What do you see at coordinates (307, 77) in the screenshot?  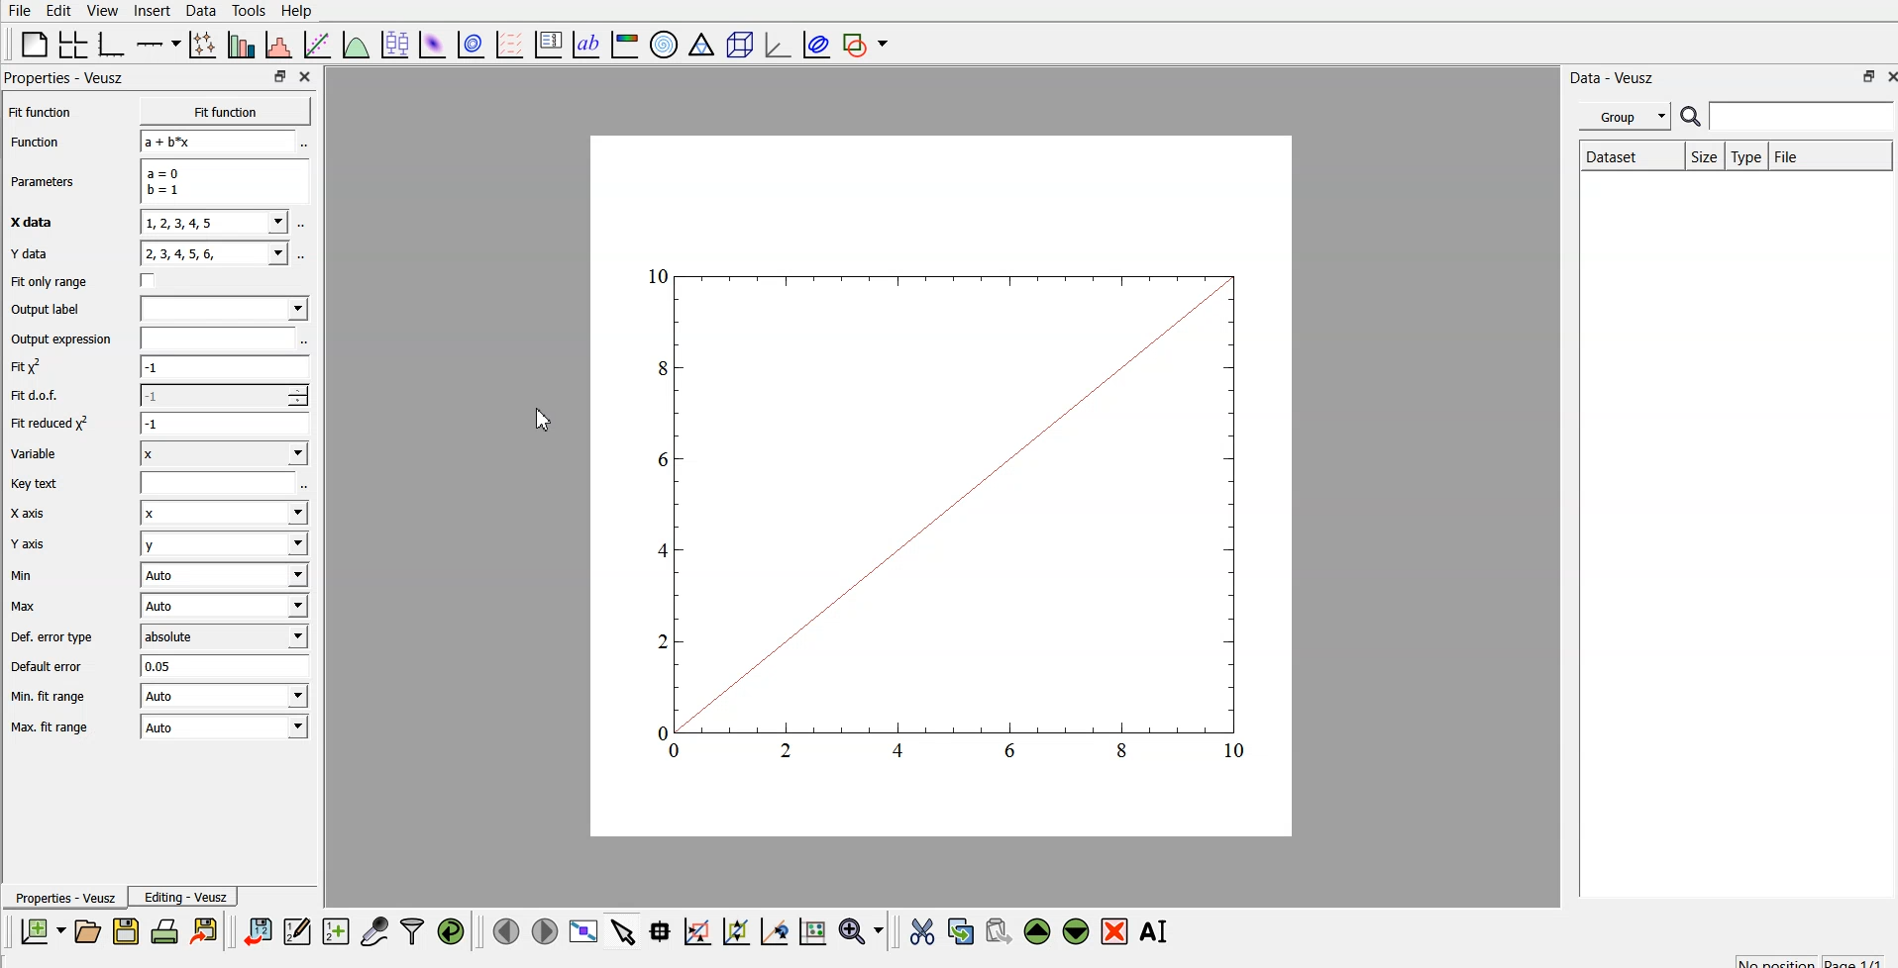 I see `close` at bounding box center [307, 77].